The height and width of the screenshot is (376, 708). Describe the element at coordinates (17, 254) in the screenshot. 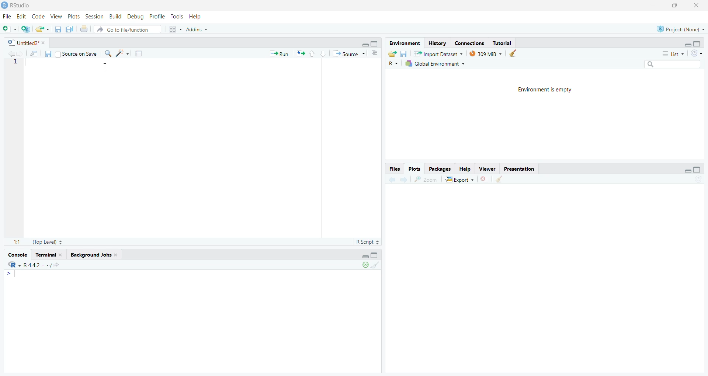

I see `‘Console` at that location.